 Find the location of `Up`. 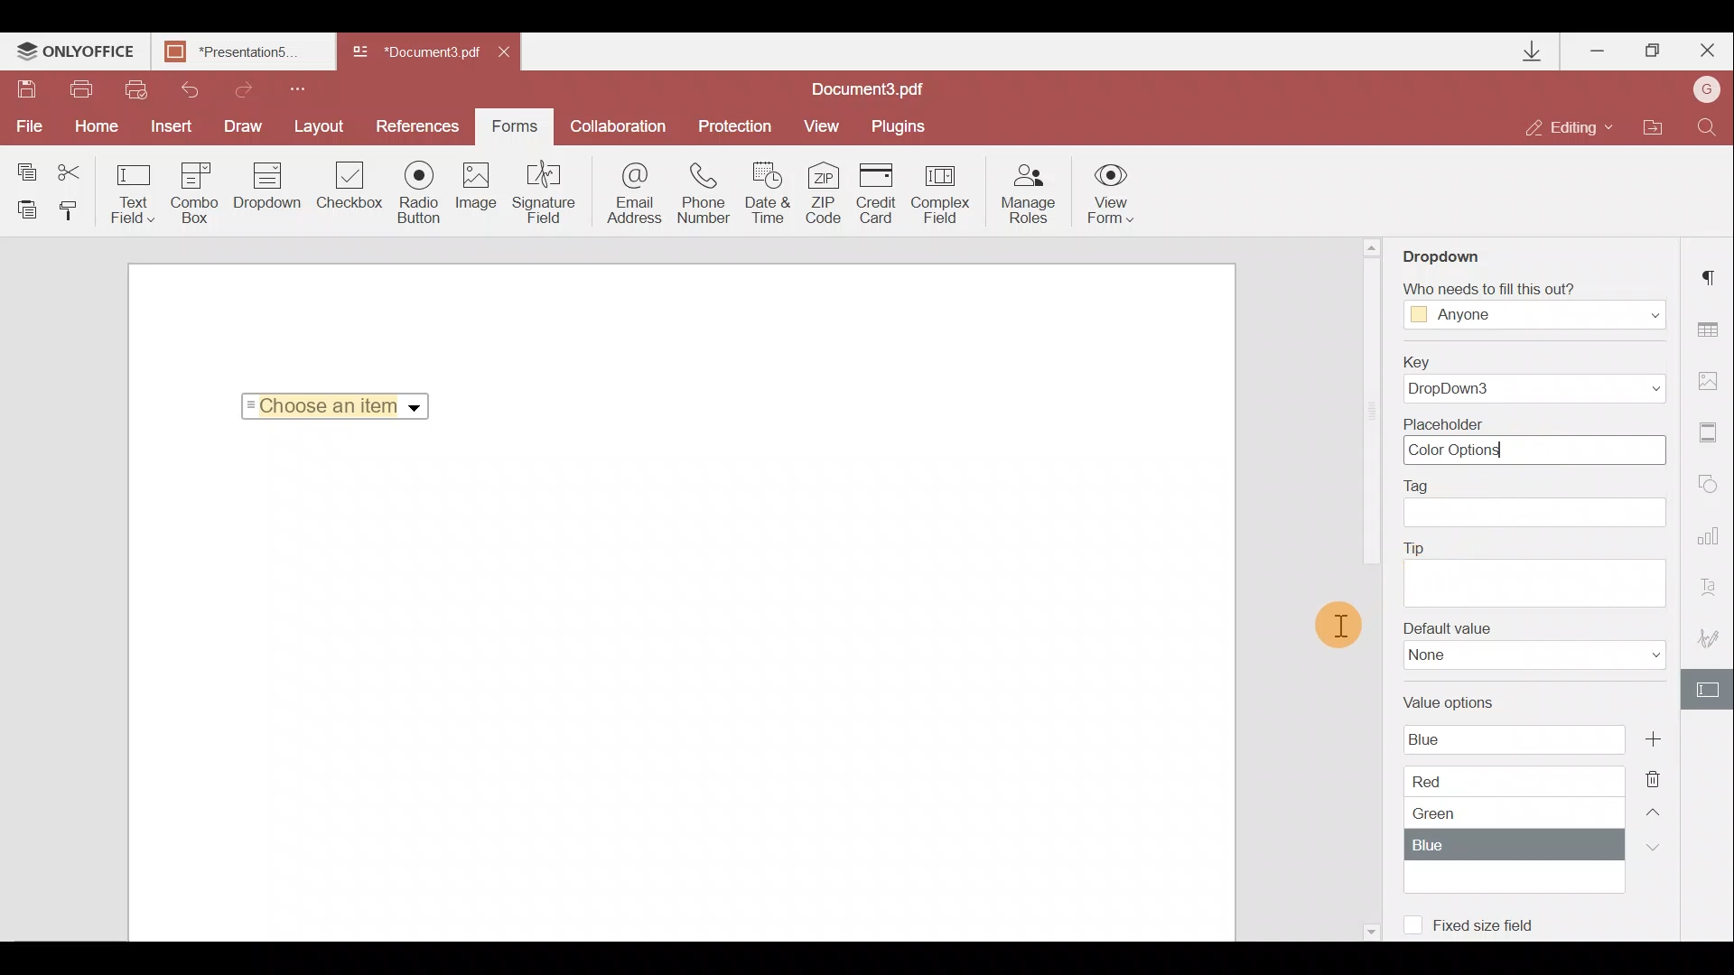

Up is located at coordinates (1656, 809).